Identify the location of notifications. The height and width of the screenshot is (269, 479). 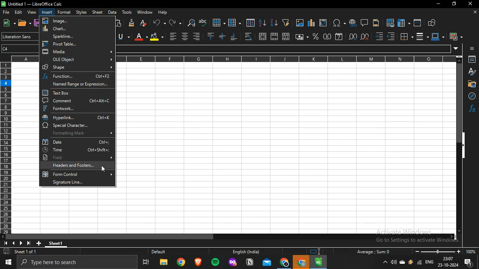
(470, 263).